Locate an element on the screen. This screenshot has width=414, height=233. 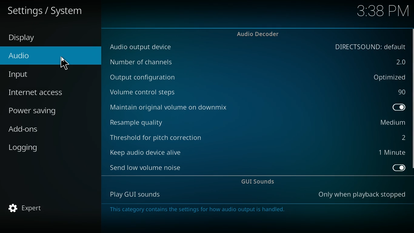
audio decoder is located at coordinates (260, 34).